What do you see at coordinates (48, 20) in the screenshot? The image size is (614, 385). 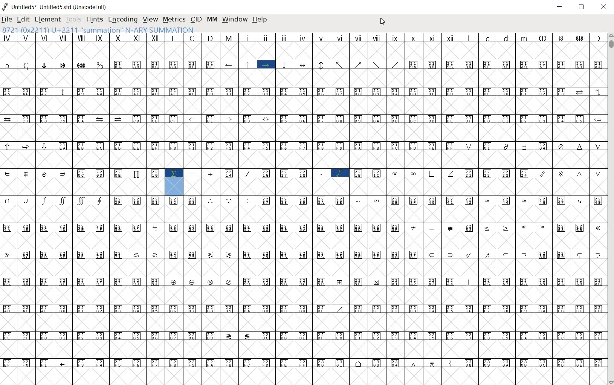 I see `ELEMENT` at bounding box center [48, 20].